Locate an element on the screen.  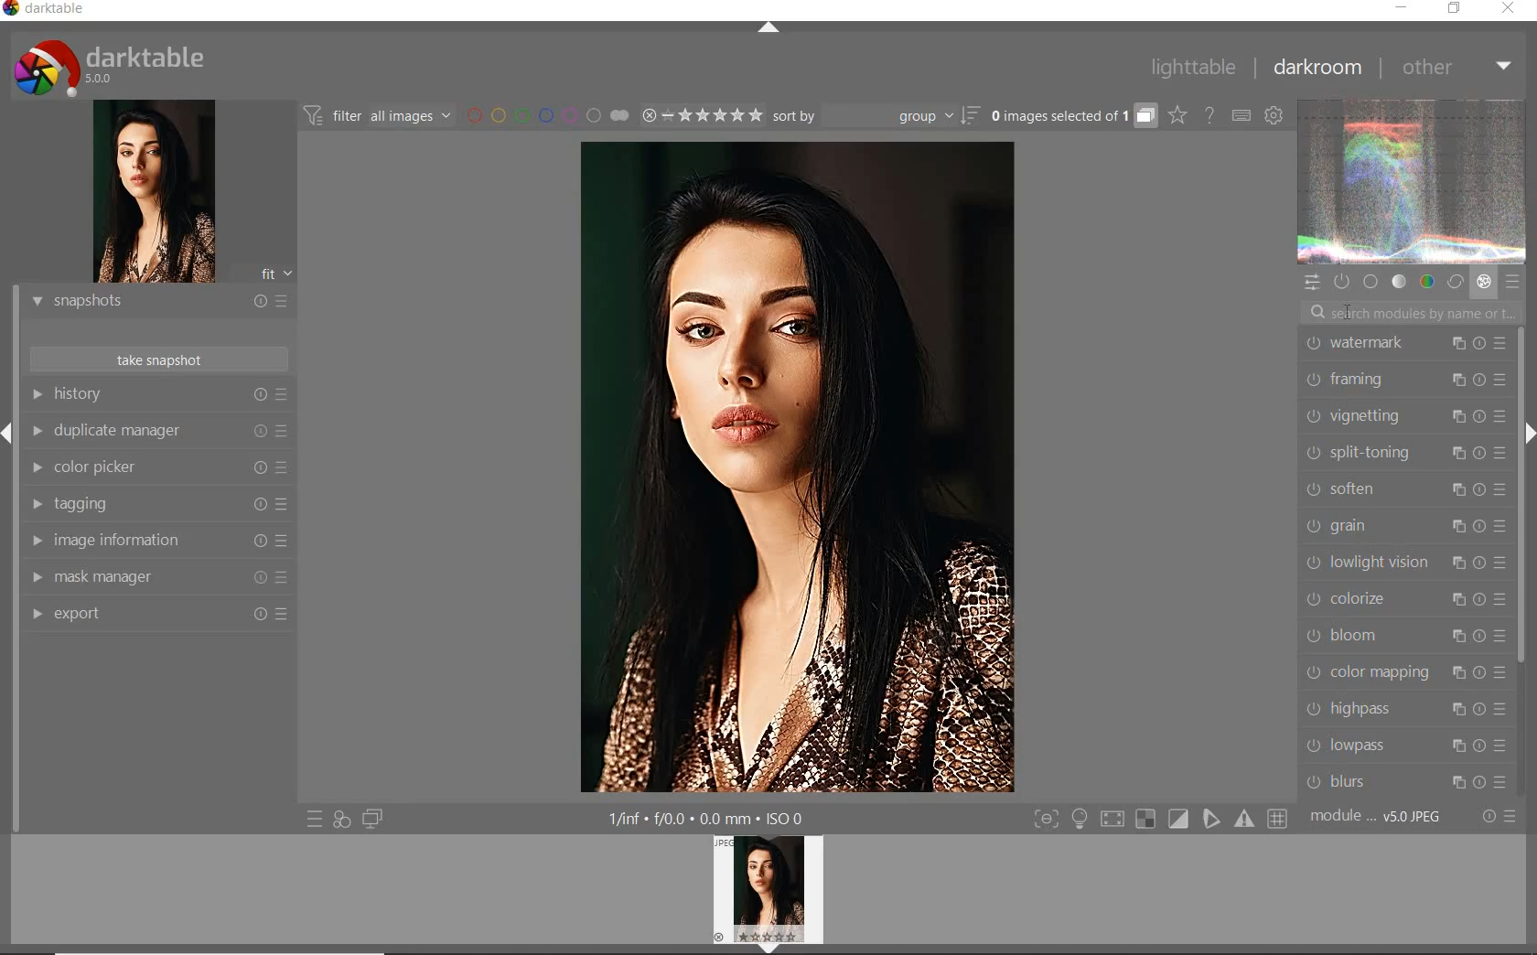
show only active modules is located at coordinates (1342, 283).